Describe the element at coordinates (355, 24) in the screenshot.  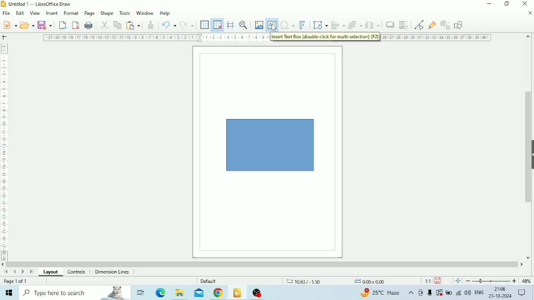
I see `Arrange` at that location.